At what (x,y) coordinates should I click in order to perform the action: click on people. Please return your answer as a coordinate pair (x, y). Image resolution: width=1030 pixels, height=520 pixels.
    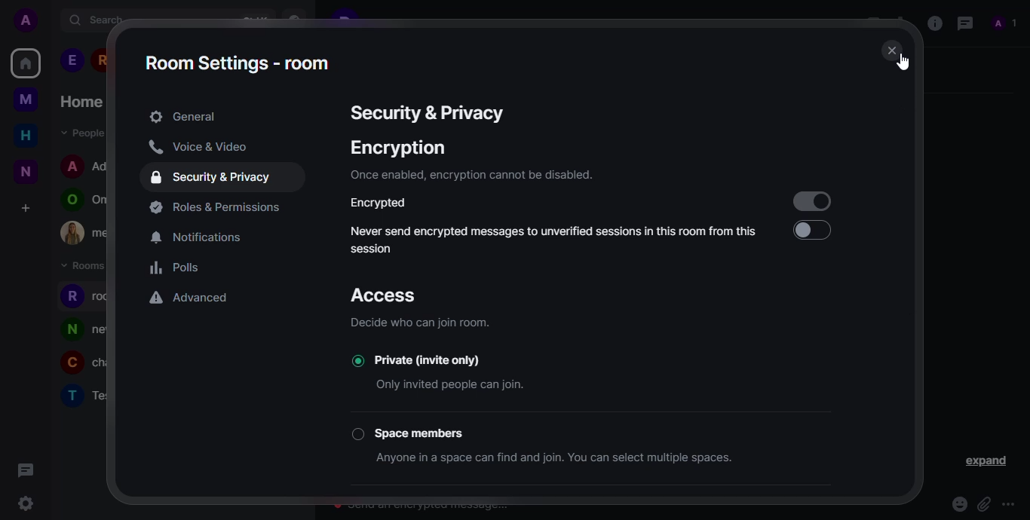
    Looking at the image, I should click on (1005, 23).